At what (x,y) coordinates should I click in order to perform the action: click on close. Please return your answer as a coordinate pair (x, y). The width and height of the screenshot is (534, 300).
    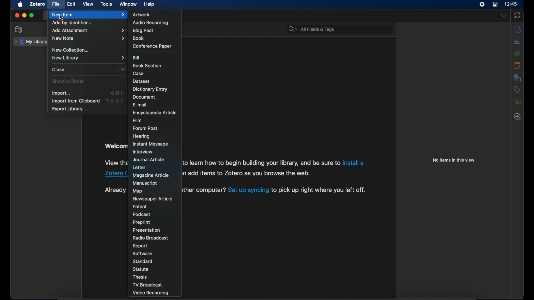
    Looking at the image, I should click on (59, 69).